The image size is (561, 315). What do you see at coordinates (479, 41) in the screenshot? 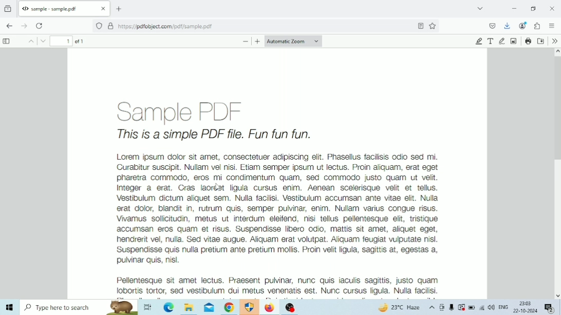
I see `Highlight` at bounding box center [479, 41].